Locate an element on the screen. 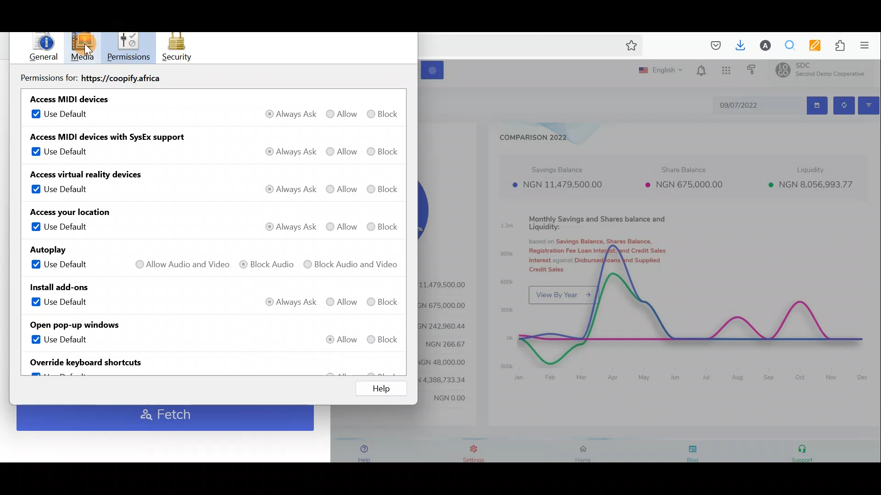  Block is located at coordinates (385, 226).